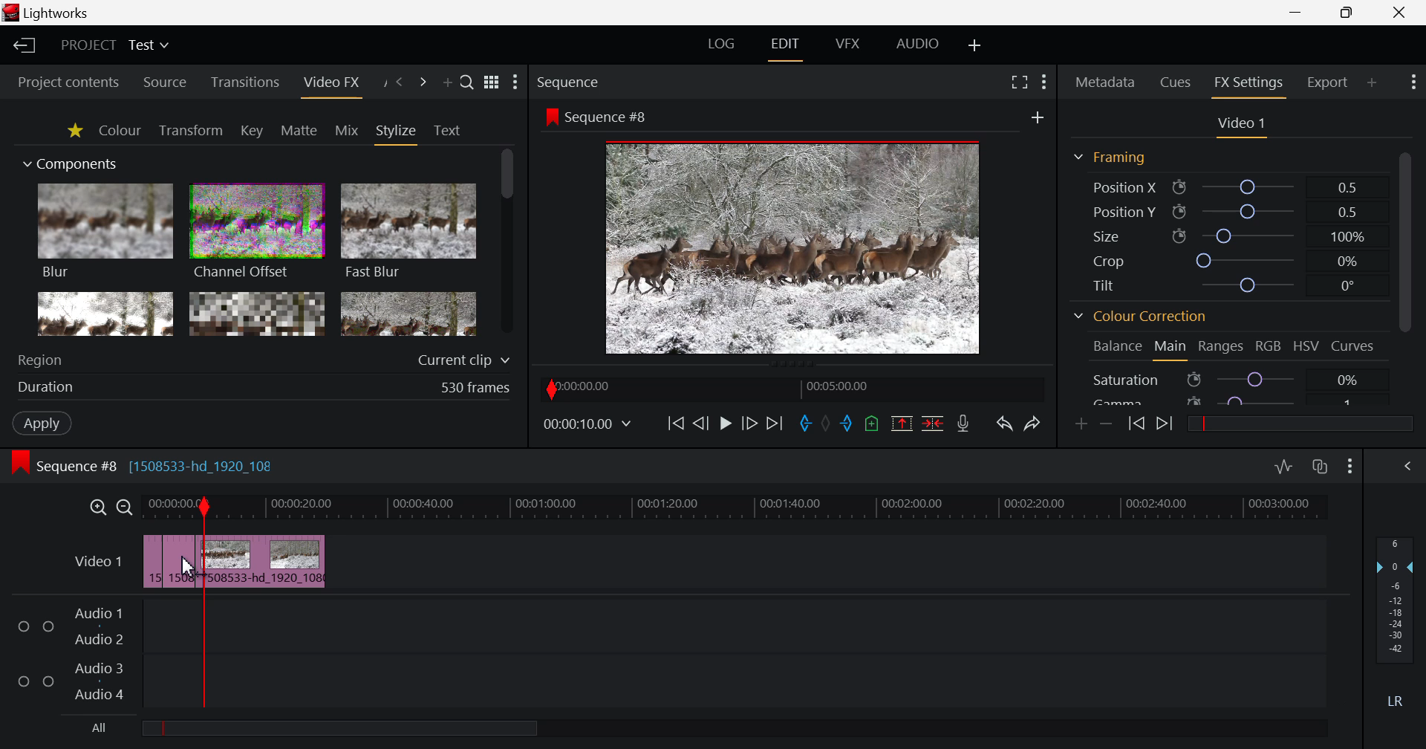  Describe the element at coordinates (1222, 347) in the screenshot. I see `Ranges` at that location.